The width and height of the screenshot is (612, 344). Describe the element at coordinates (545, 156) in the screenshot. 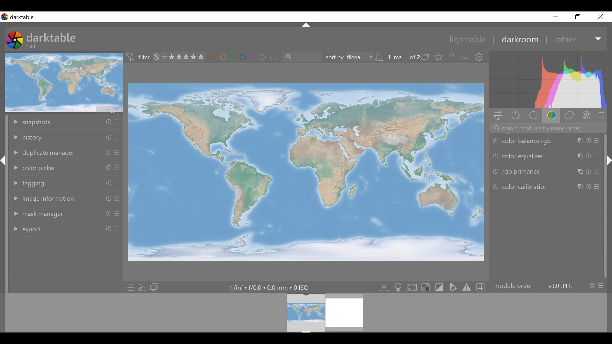

I see `color equalizer` at that location.